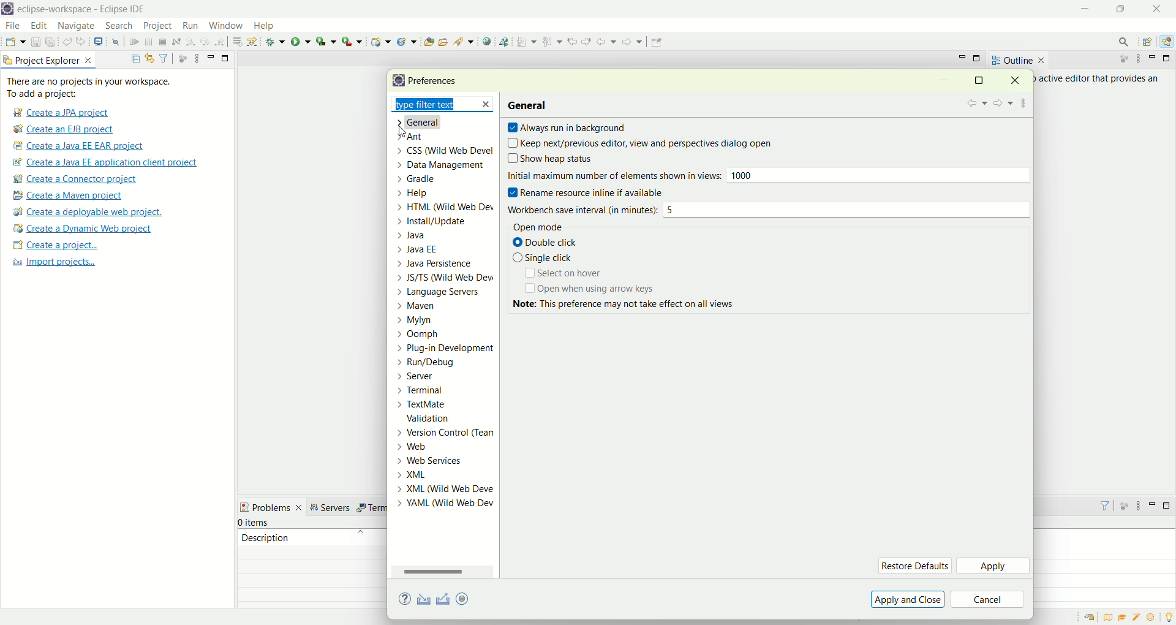 This screenshot has width=1176, height=625. I want to click on filter, so click(1099, 506).